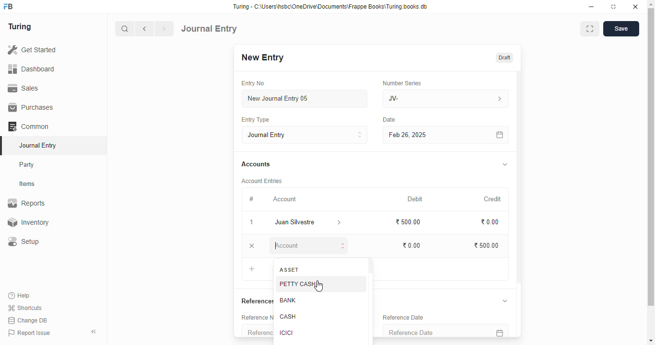 This screenshot has height=345, width=655. Describe the element at coordinates (29, 333) in the screenshot. I see `report issue` at that location.